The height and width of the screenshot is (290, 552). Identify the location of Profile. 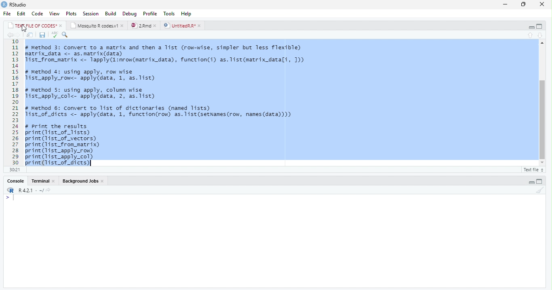
(150, 13).